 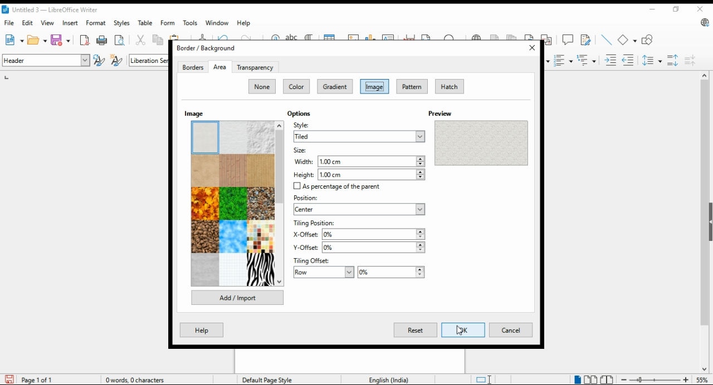 I want to click on print, so click(x=102, y=40).